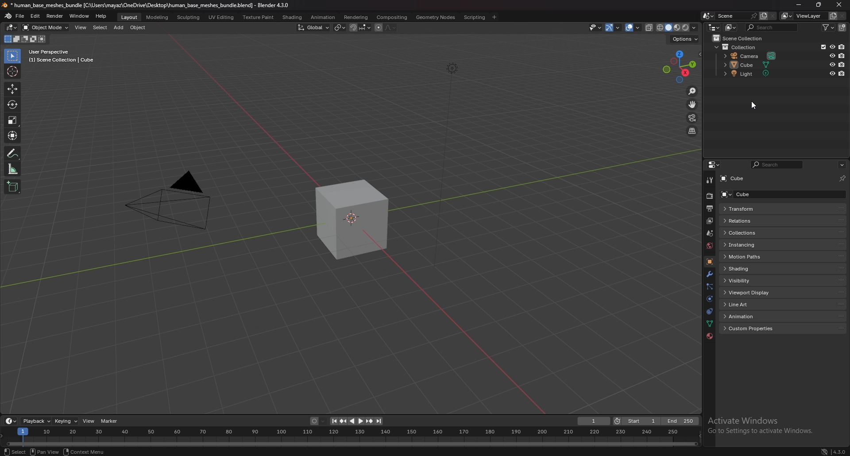  What do you see at coordinates (360, 27) in the screenshot?
I see `snapping` at bounding box center [360, 27].